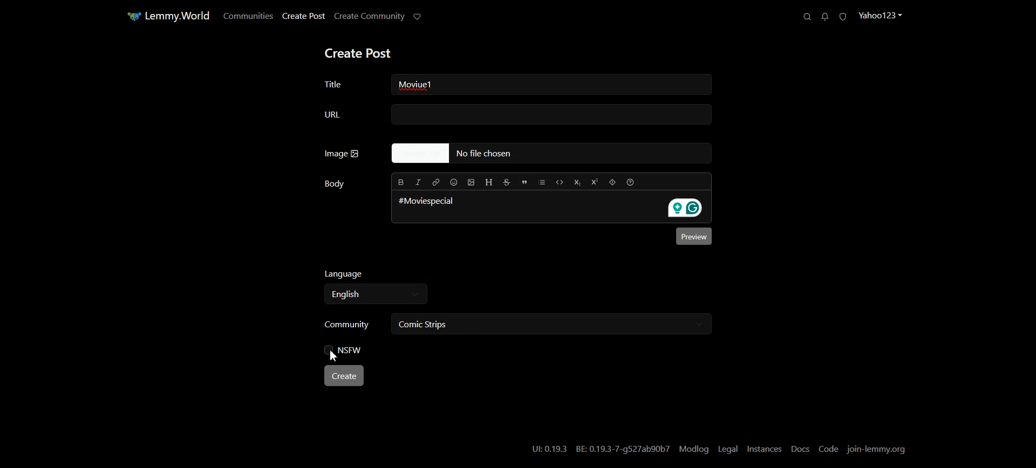  I want to click on Support Limmy, so click(419, 16).